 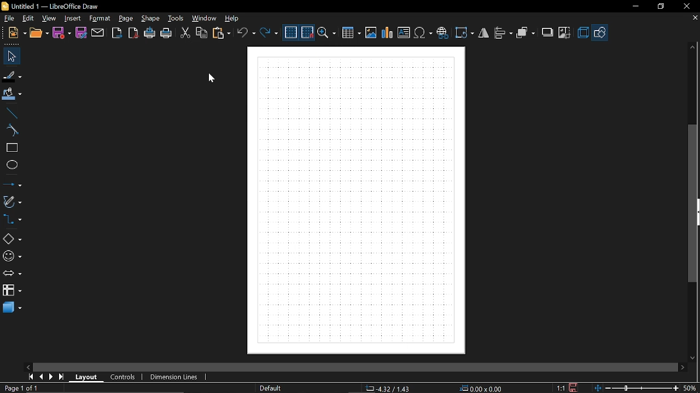 I want to click on Select, so click(x=10, y=56).